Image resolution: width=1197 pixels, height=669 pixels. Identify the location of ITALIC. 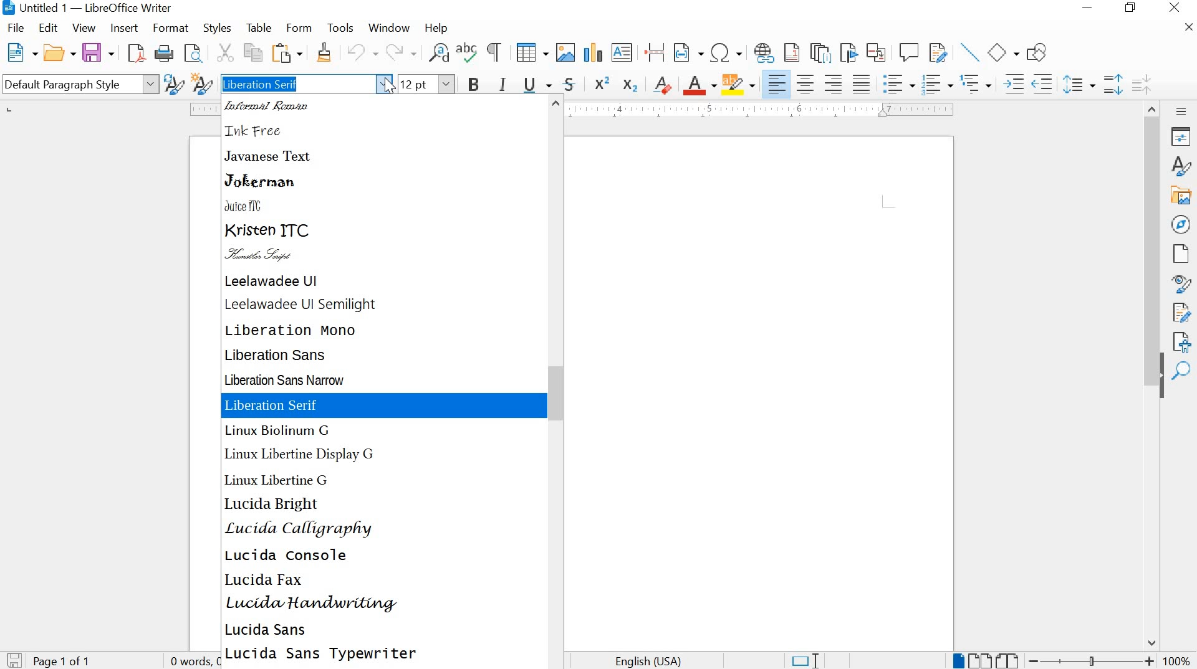
(504, 83).